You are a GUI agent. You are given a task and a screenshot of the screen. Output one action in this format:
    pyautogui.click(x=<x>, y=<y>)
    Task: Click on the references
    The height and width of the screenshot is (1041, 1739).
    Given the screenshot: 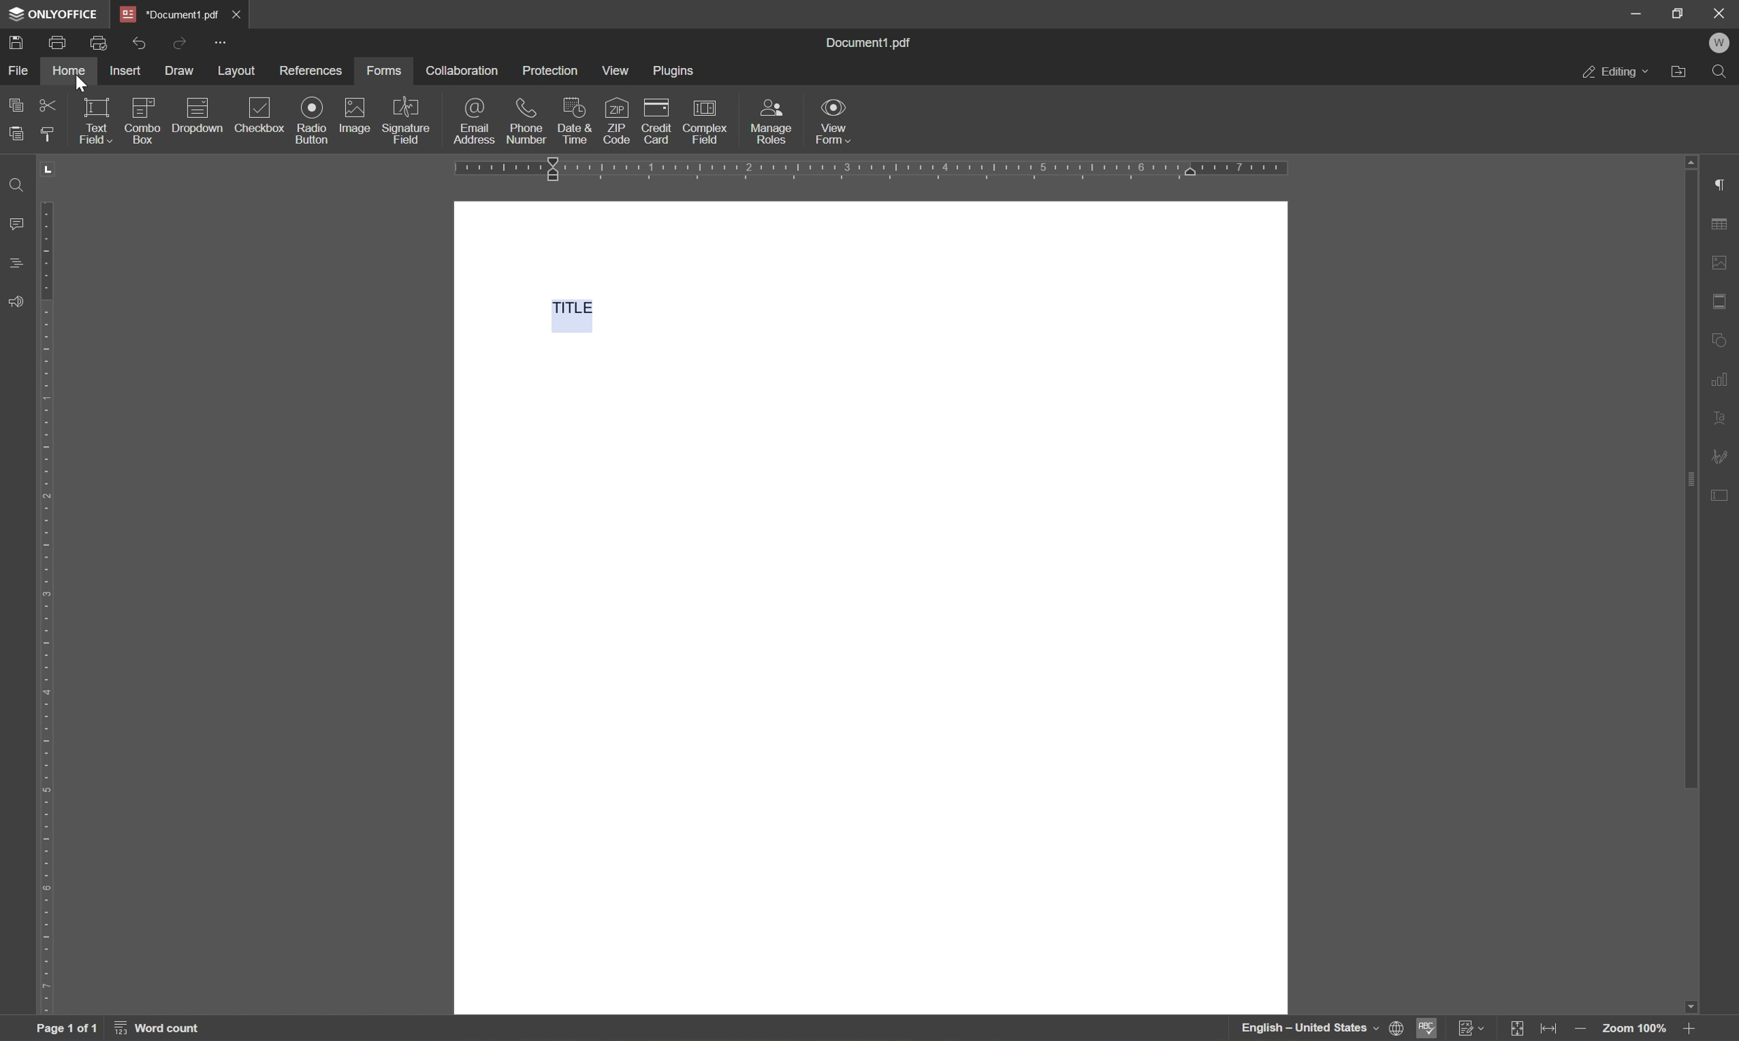 What is the action you would take?
    pyautogui.click(x=311, y=72)
    